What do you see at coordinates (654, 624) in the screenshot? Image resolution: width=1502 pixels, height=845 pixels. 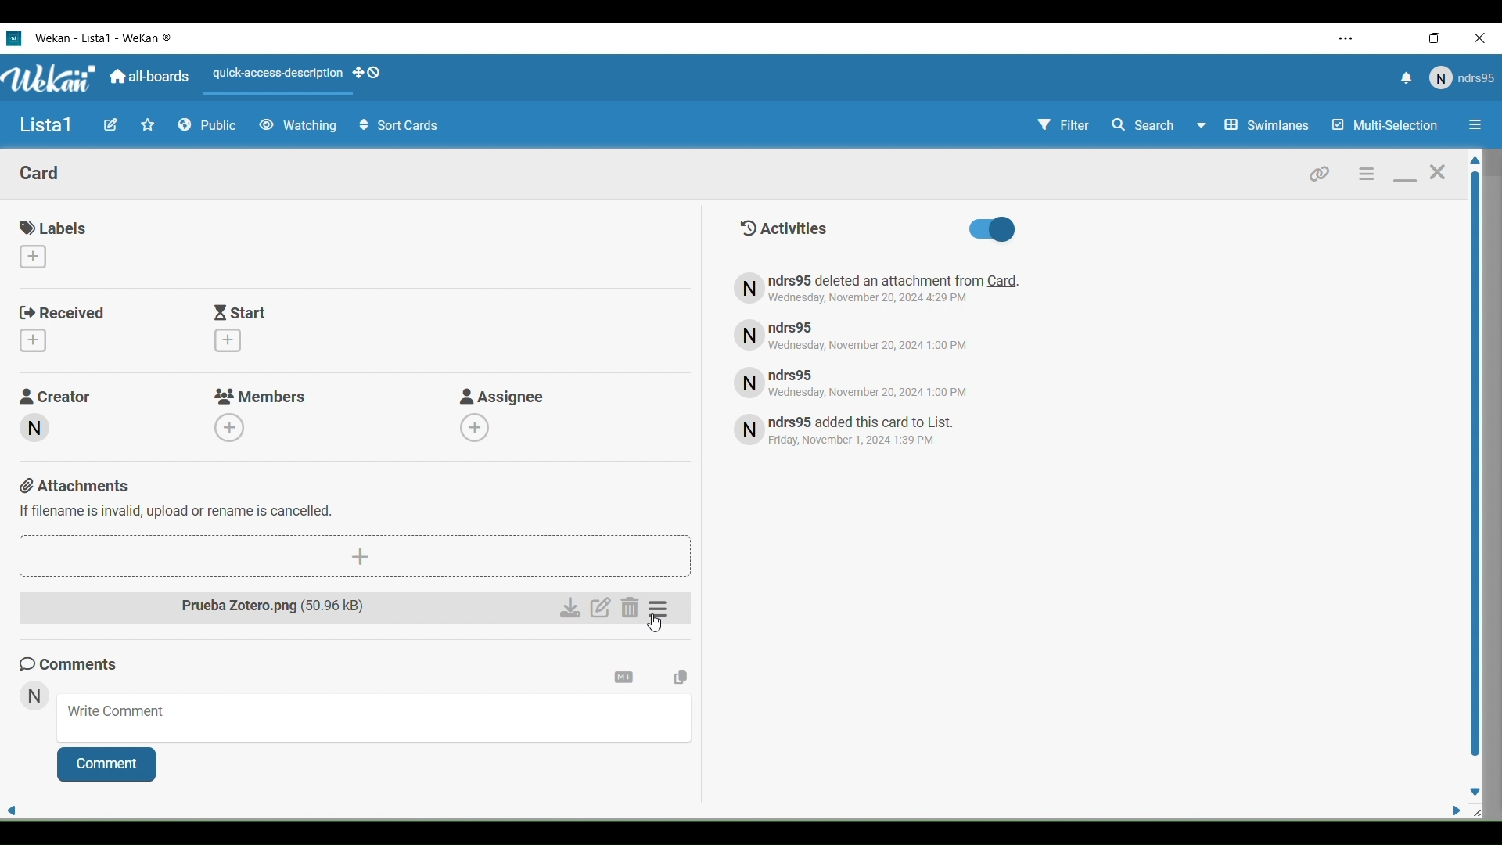 I see `Cursor` at bounding box center [654, 624].